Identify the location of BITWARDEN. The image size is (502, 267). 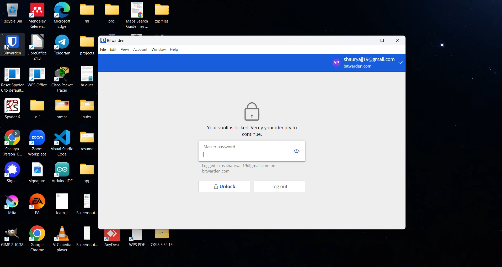
(12, 44).